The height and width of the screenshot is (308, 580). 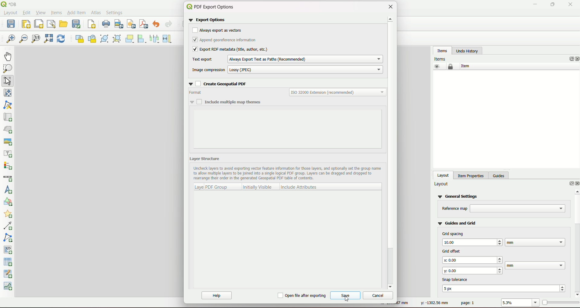 What do you see at coordinates (8, 154) in the screenshot?
I see `add label` at bounding box center [8, 154].